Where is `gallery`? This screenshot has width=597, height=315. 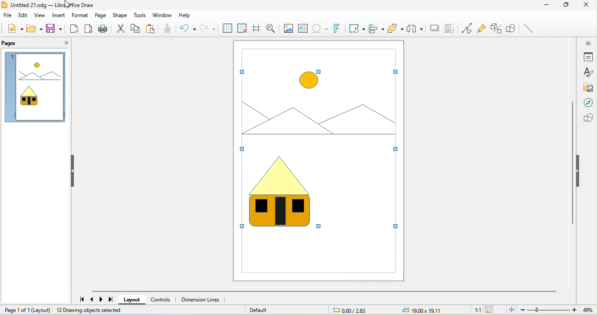 gallery is located at coordinates (587, 88).